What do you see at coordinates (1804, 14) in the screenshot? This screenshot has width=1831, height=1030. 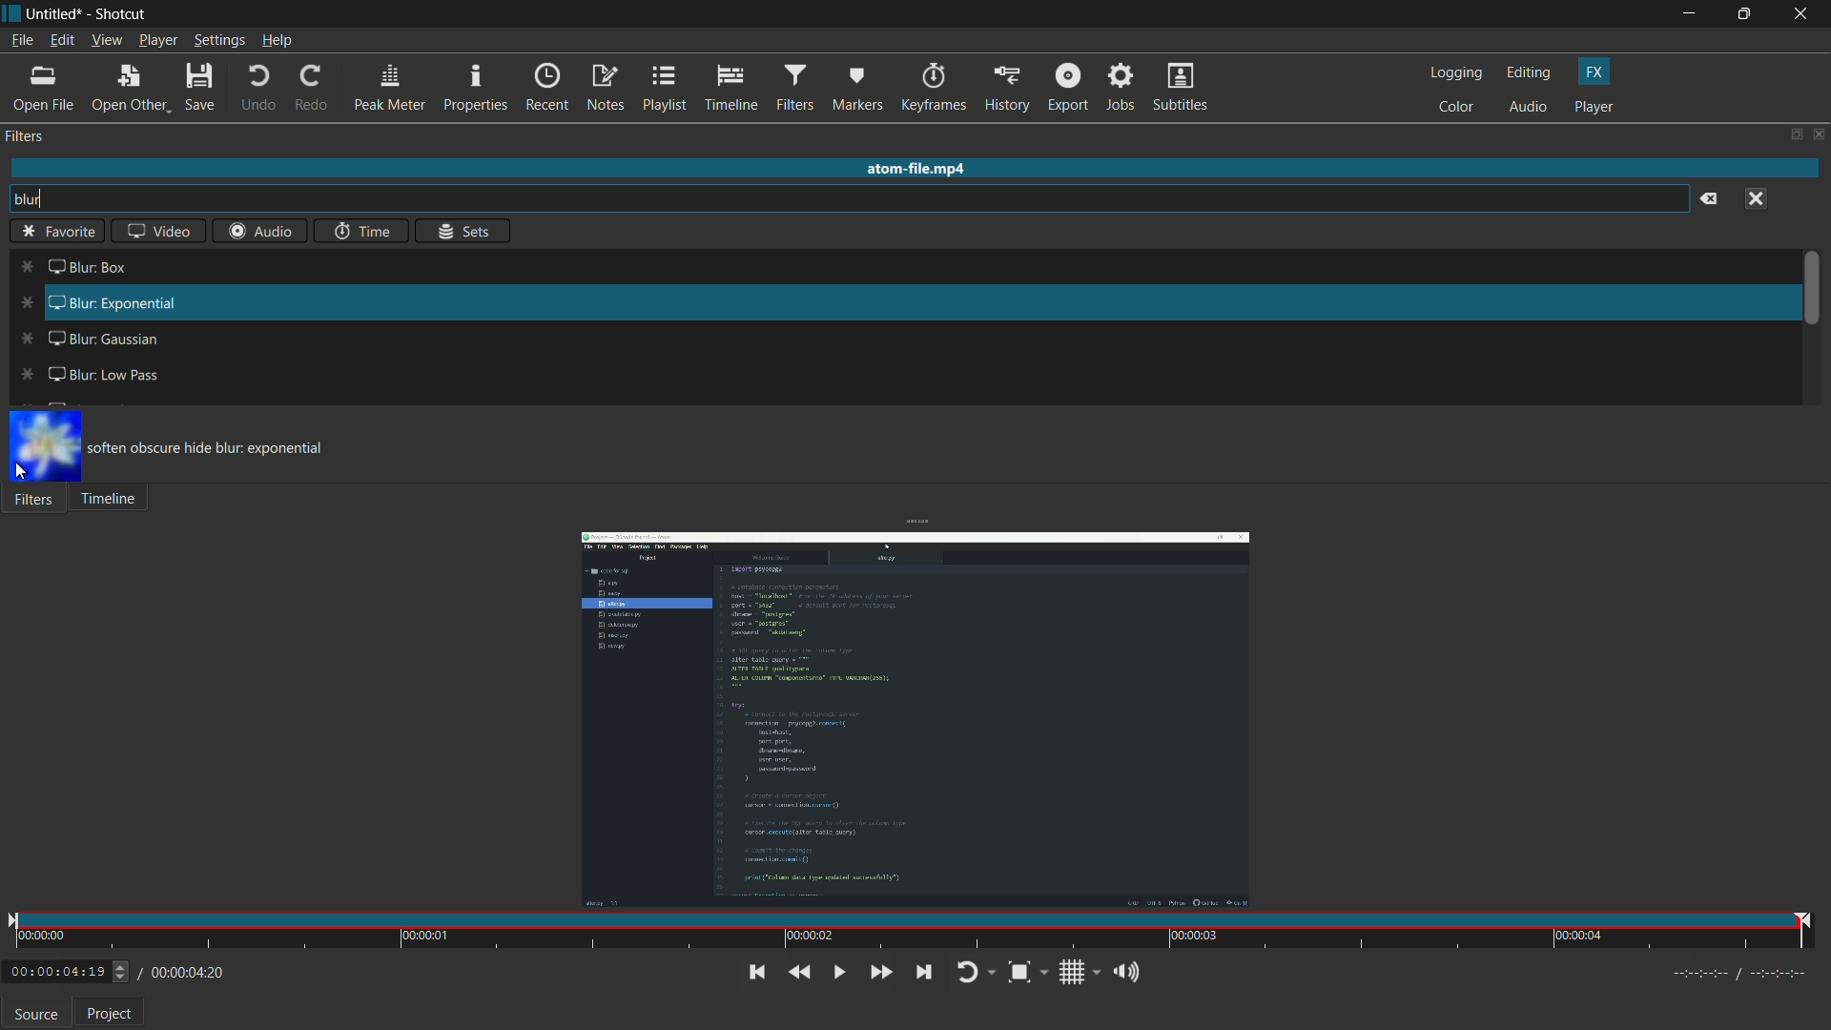 I see `close app` at bounding box center [1804, 14].